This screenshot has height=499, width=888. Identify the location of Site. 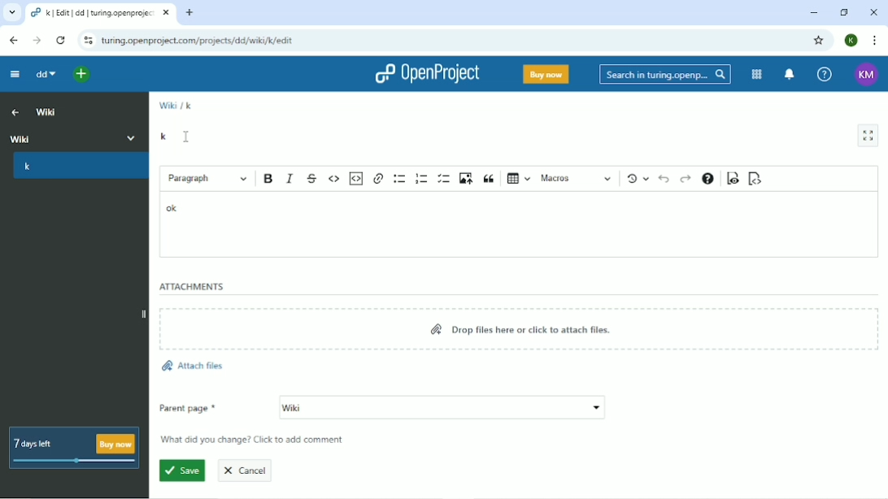
(201, 41).